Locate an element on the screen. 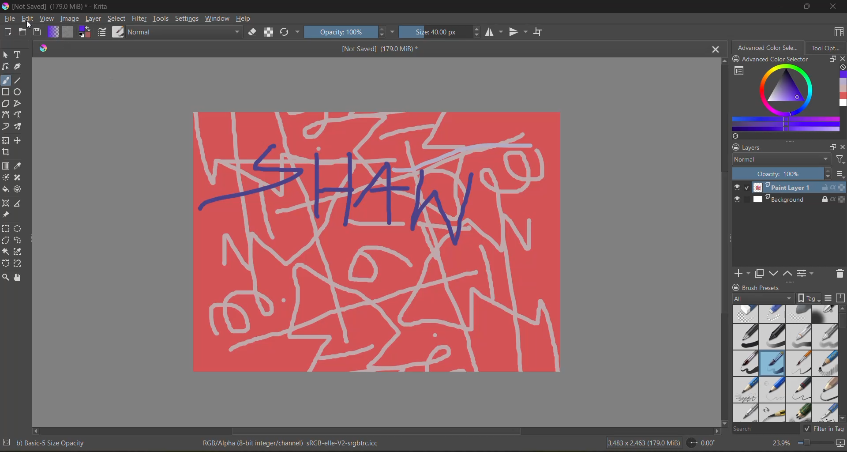 This screenshot has height=452, width=847. horizontal flip is located at coordinates (495, 32).